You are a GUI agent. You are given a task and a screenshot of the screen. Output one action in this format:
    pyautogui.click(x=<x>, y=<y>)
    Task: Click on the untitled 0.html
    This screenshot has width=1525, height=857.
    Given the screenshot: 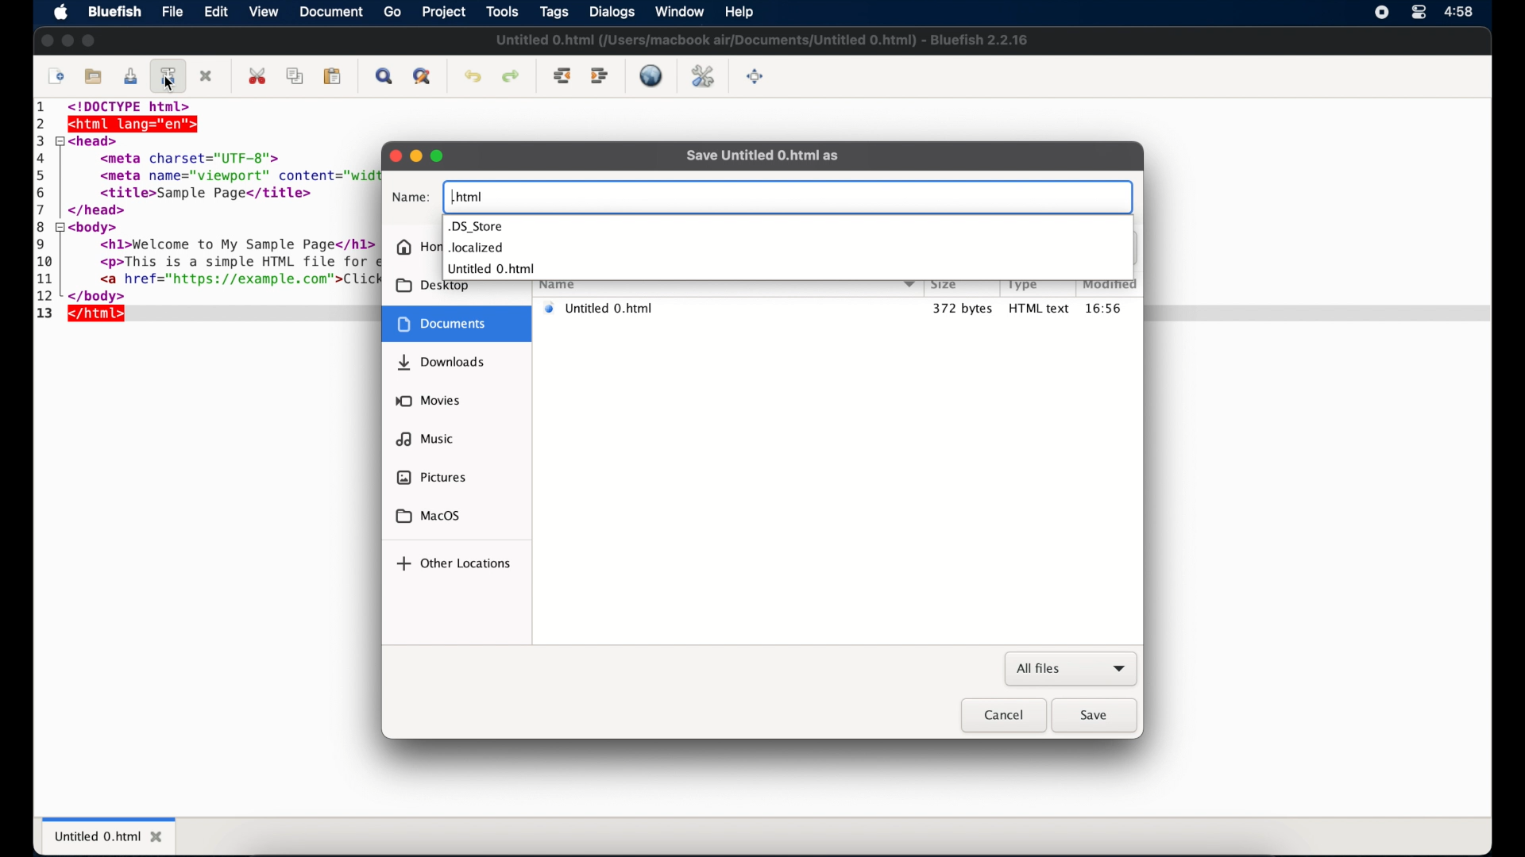 What is the action you would take?
    pyautogui.click(x=726, y=308)
    